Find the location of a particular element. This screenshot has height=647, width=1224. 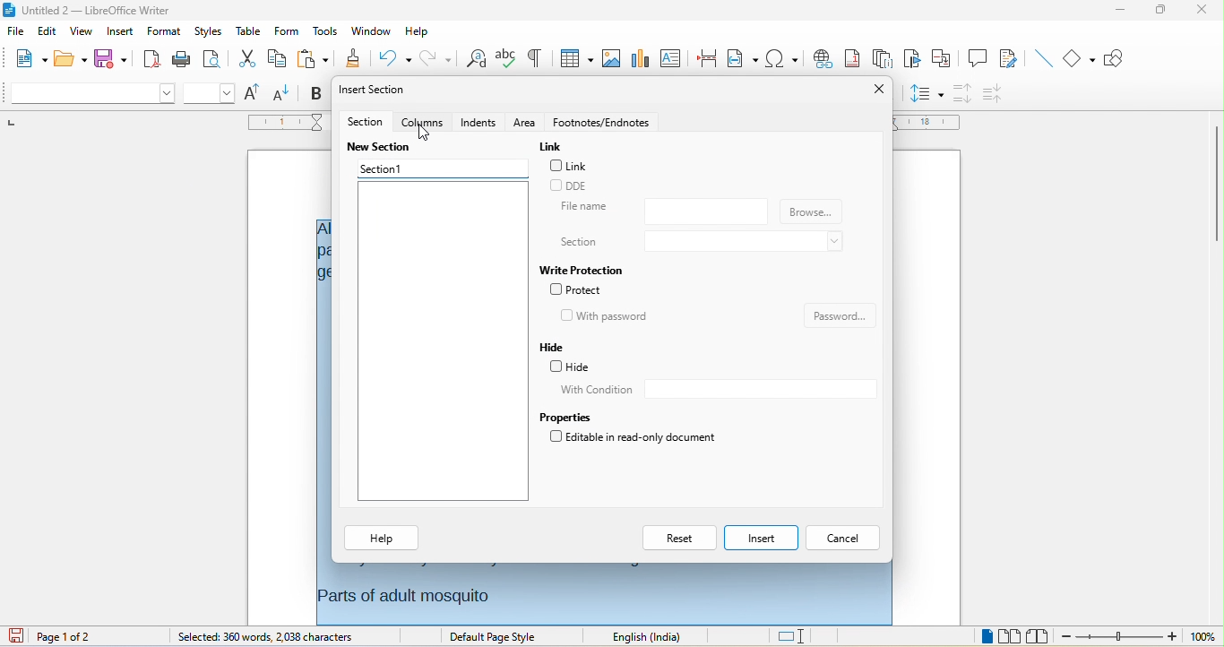

edit is located at coordinates (47, 31).